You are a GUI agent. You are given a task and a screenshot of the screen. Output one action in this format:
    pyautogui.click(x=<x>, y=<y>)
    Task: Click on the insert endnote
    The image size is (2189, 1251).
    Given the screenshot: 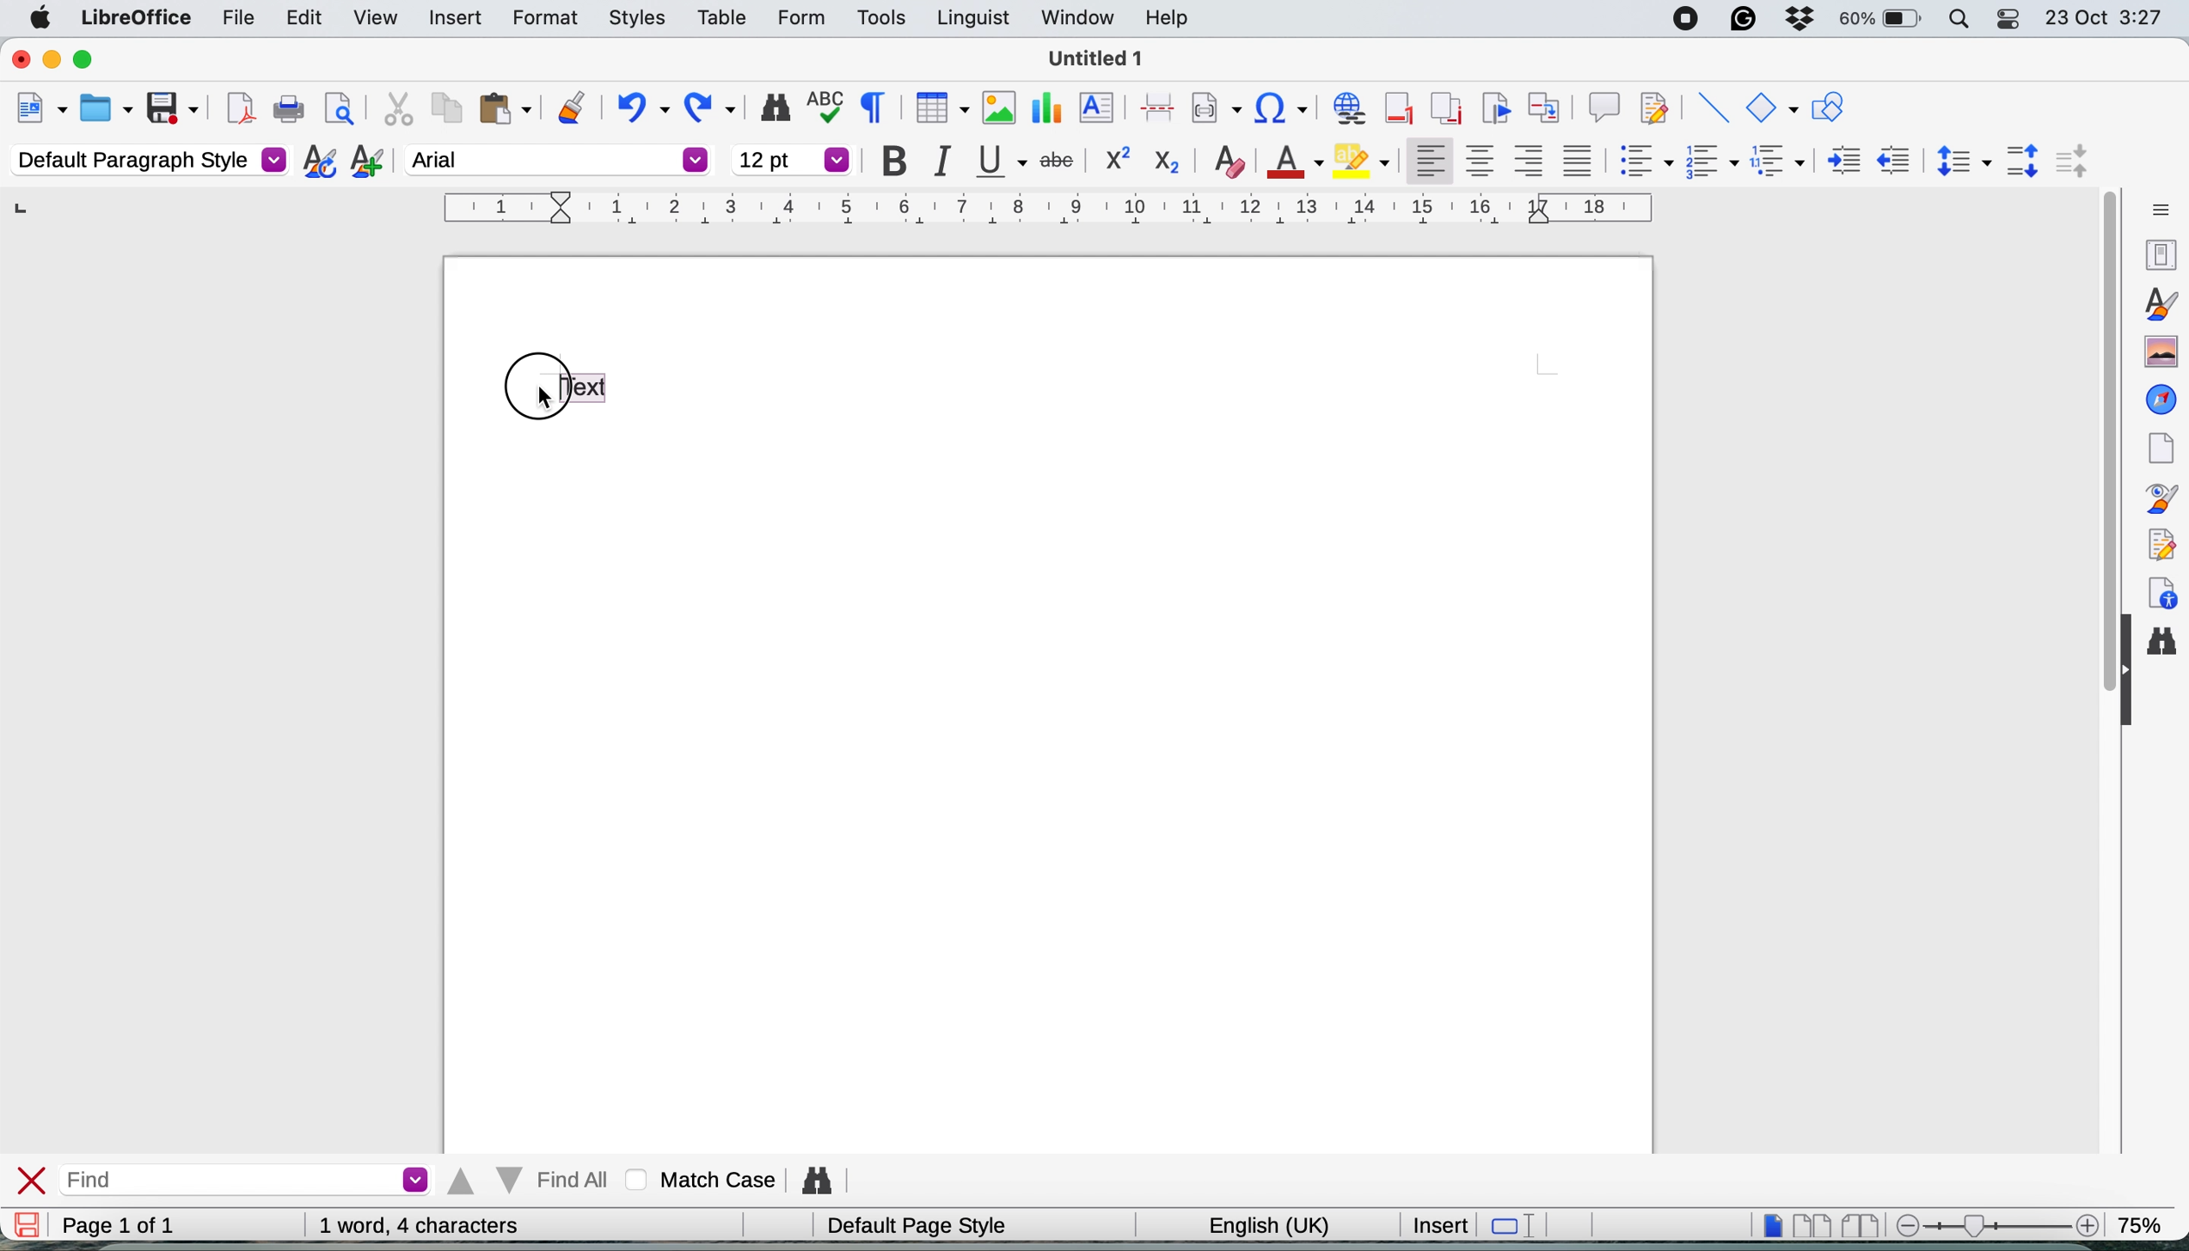 What is the action you would take?
    pyautogui.click(x=1442, y=110)
    